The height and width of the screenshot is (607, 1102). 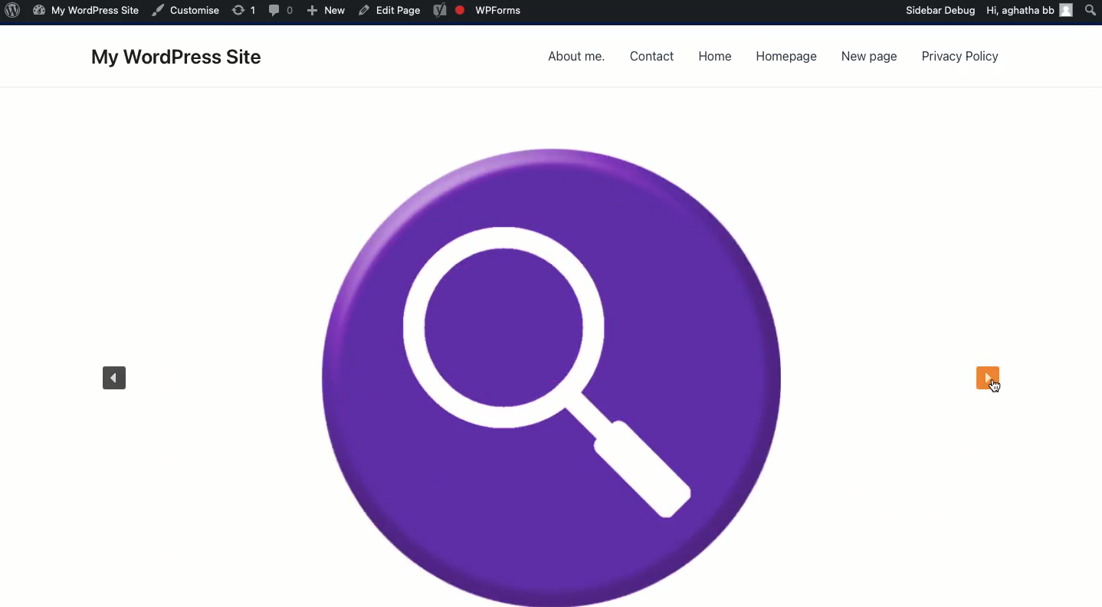 I want to click on Contact, so click(x=653, y=57).